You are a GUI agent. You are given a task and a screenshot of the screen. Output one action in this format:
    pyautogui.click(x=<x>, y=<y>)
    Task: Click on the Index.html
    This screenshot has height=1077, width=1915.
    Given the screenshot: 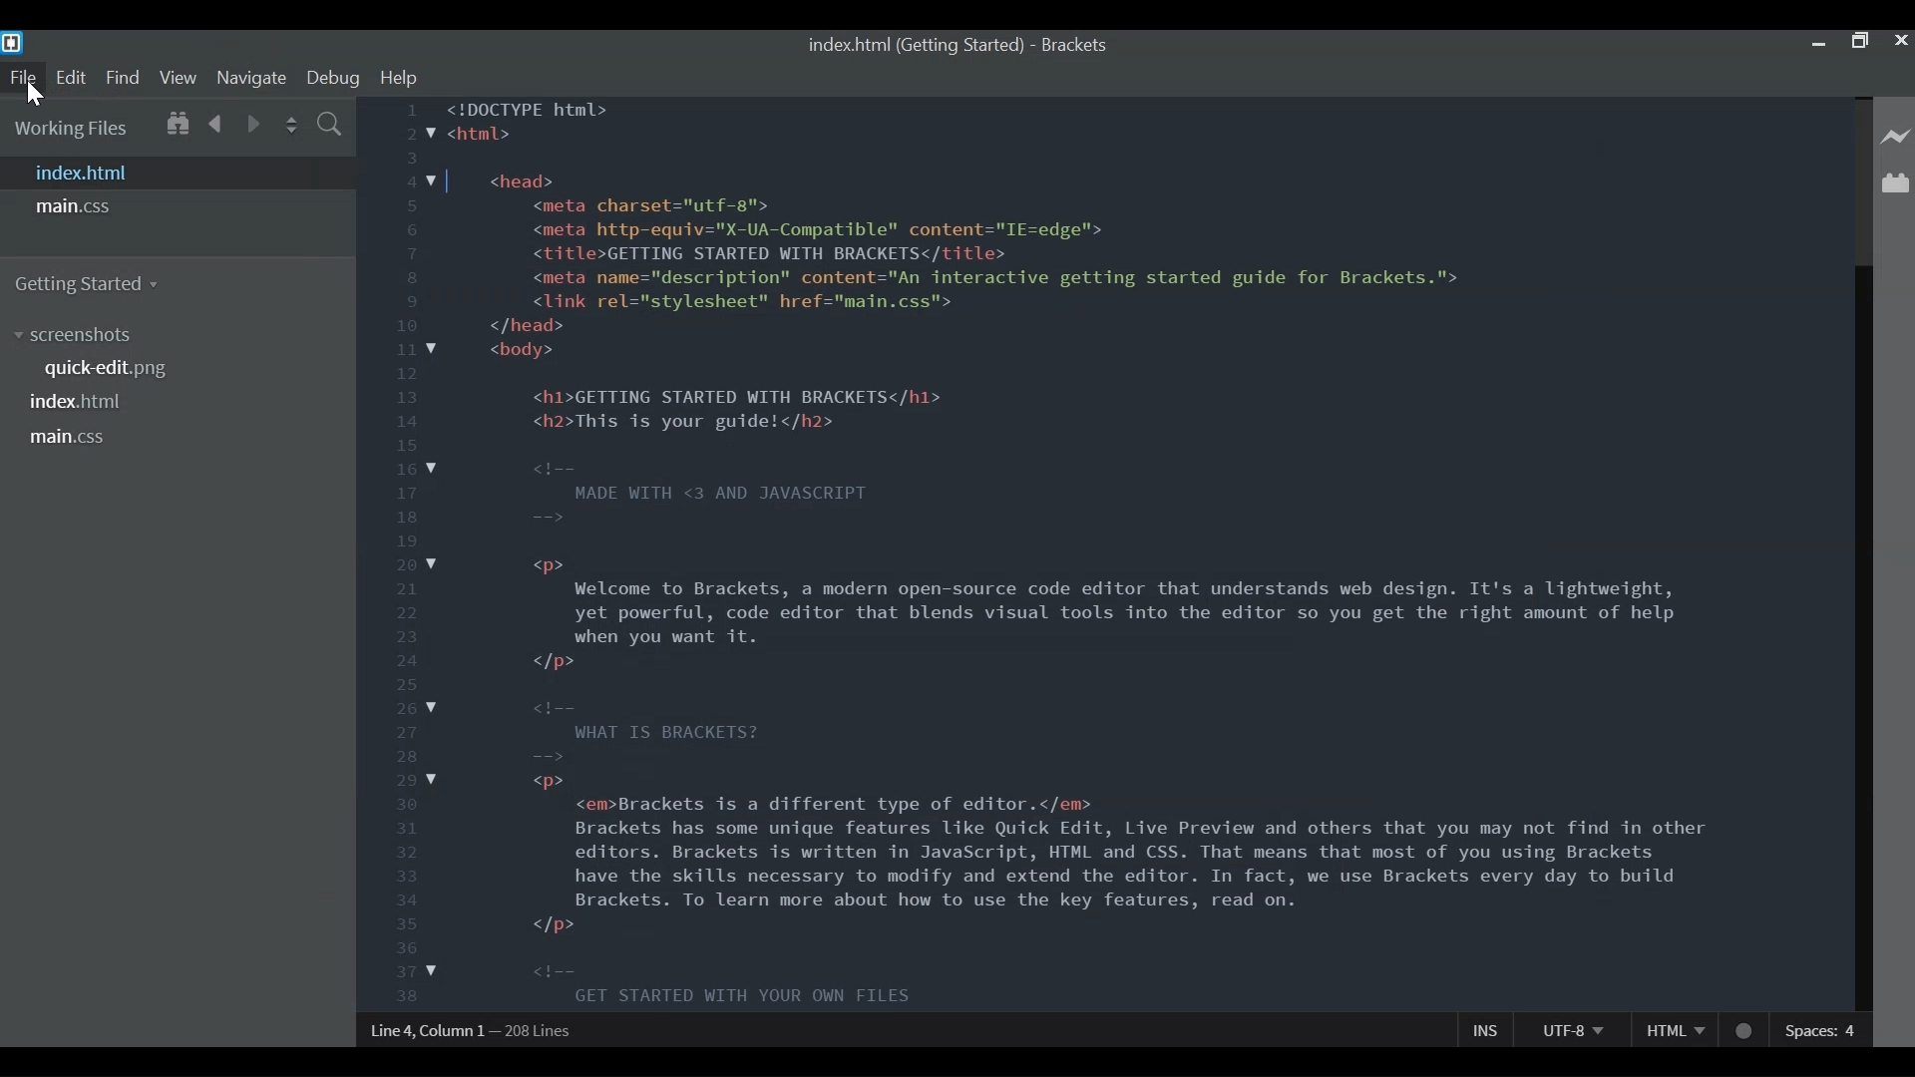 What is the action you would take?
    pyautogui.click(x=176, y=173)
    